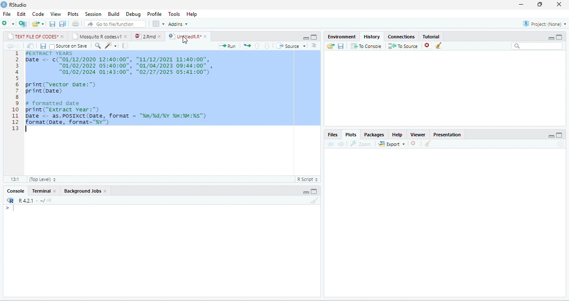  Describe the element at coordinates (125, 45) in the screenshot. I see `compile report` at that location.